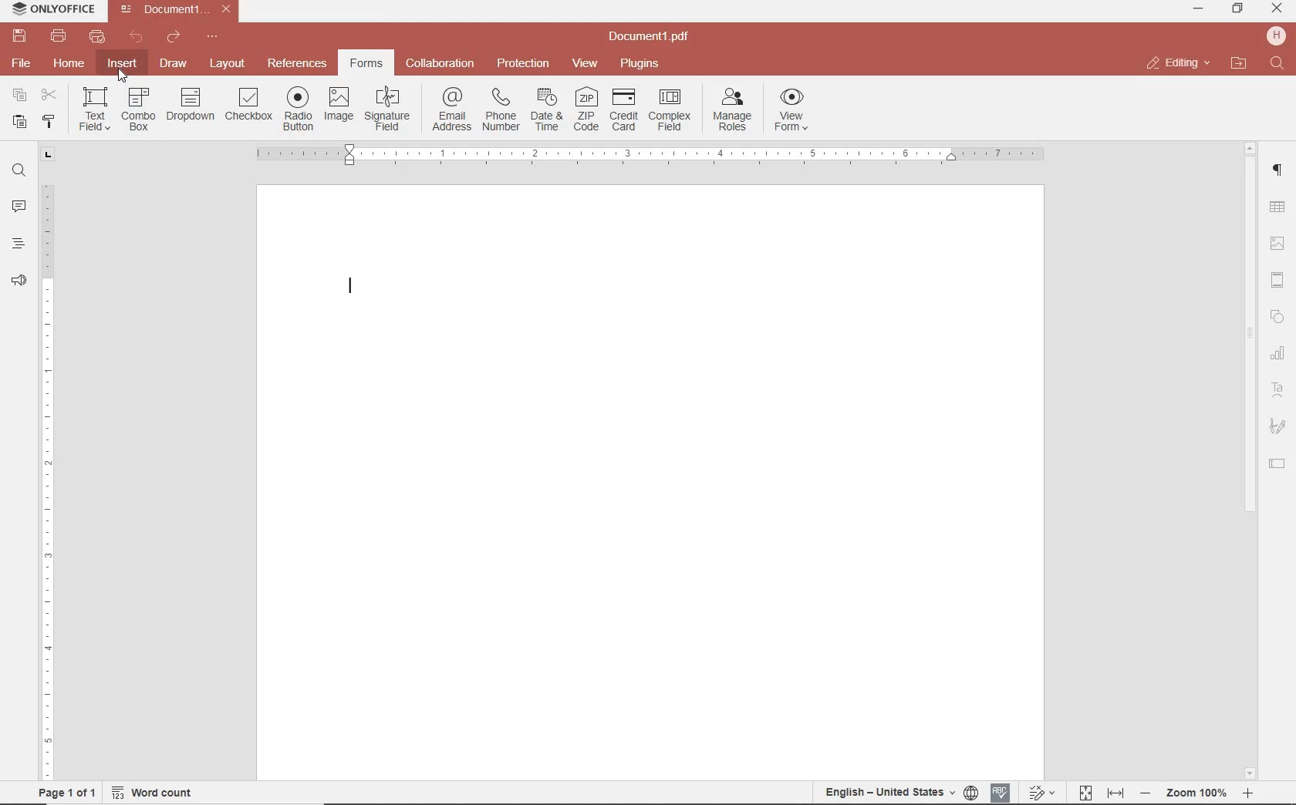  What do you see at coordinates (299, 109) in the screenshot?
I see `insert radio button` at bounding box center [299, 109].